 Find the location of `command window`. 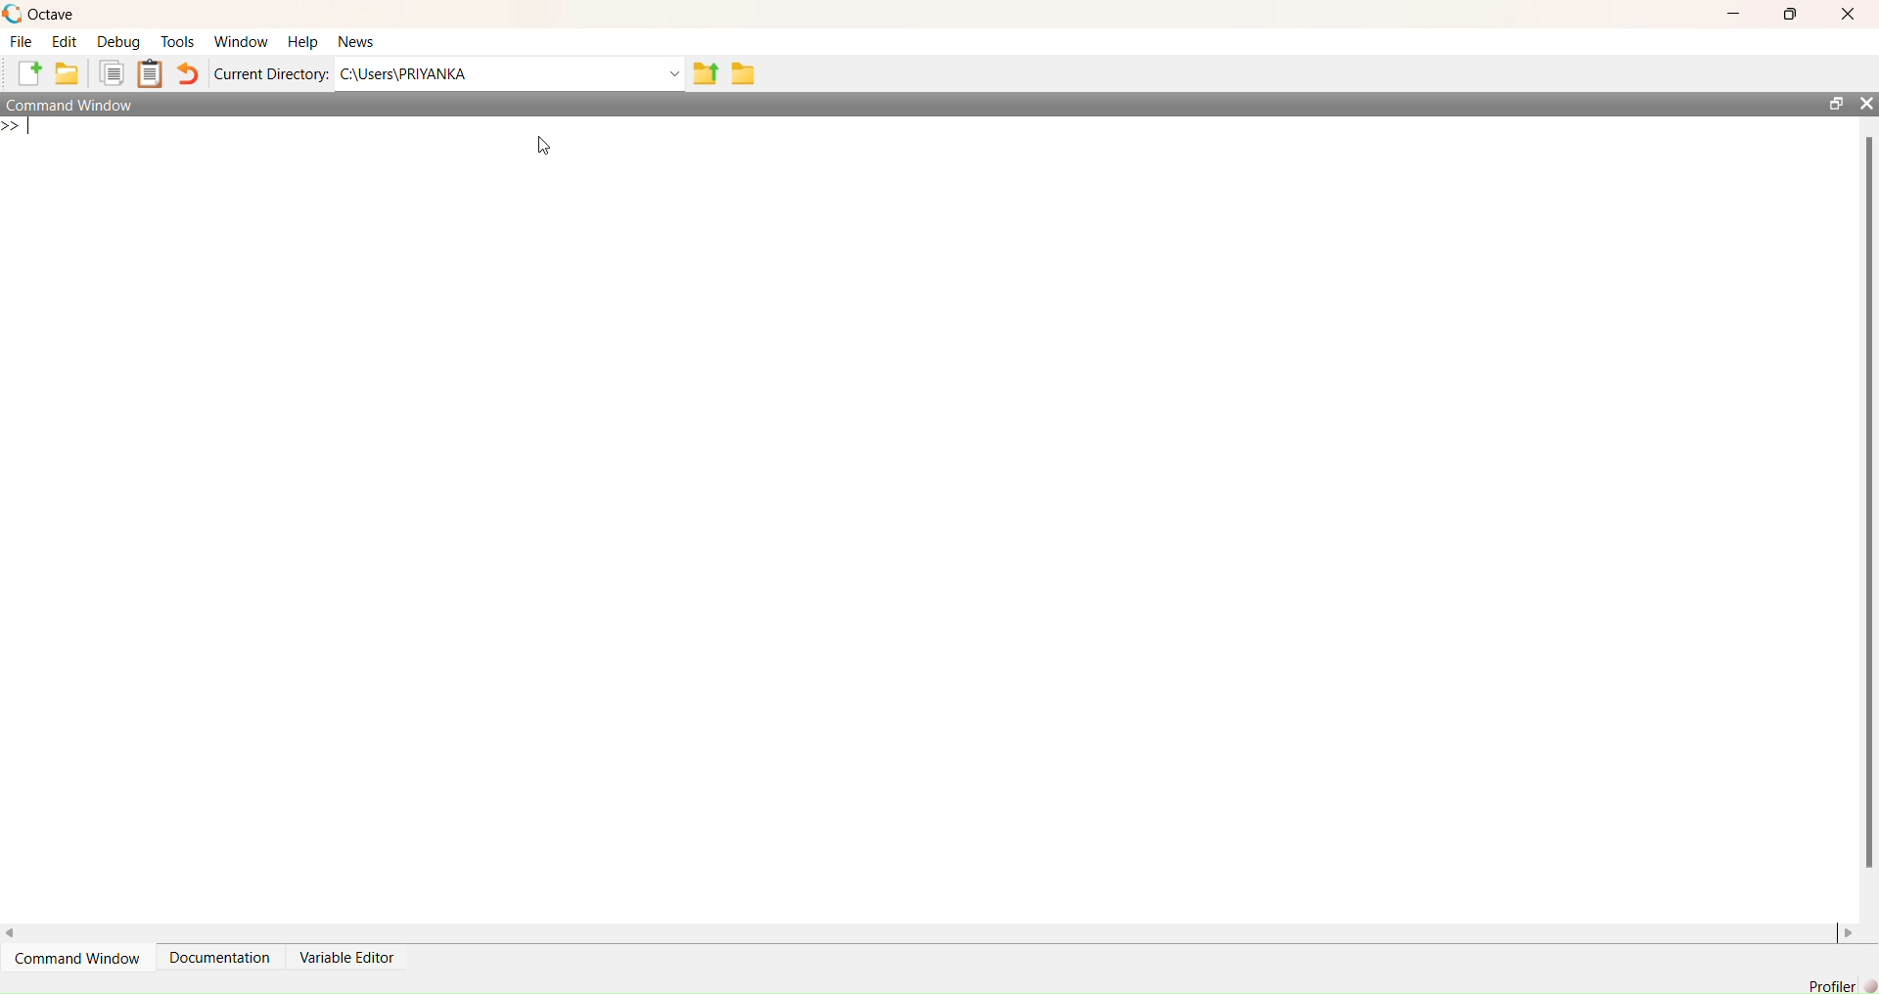

command window is located at coordinates (70, 105).